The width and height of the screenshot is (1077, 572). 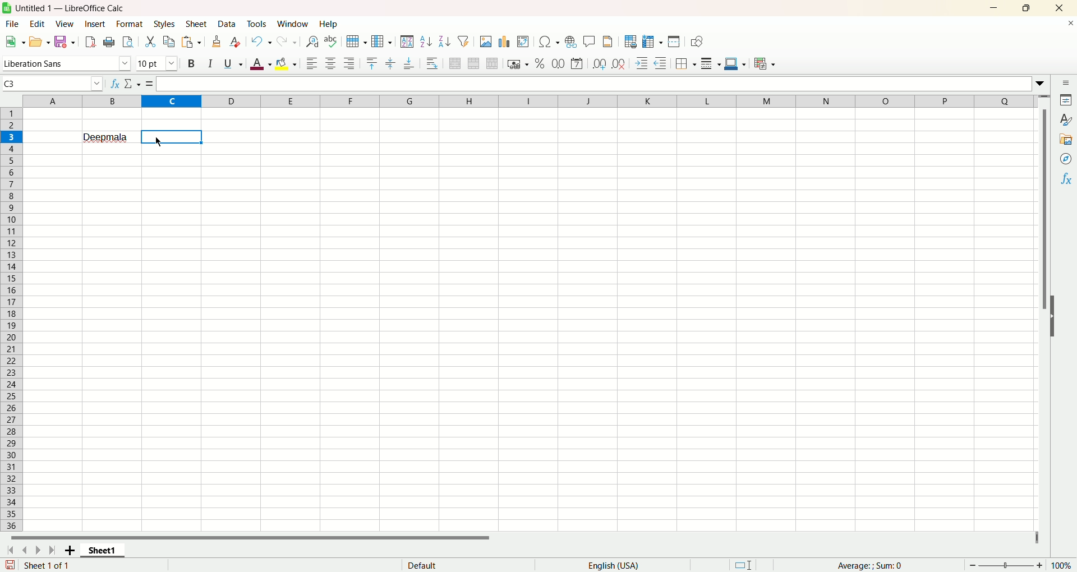 What do you see at coordinates (331, 64) in the screenshot?
I see `Align center` at bounding box center [331, 64].